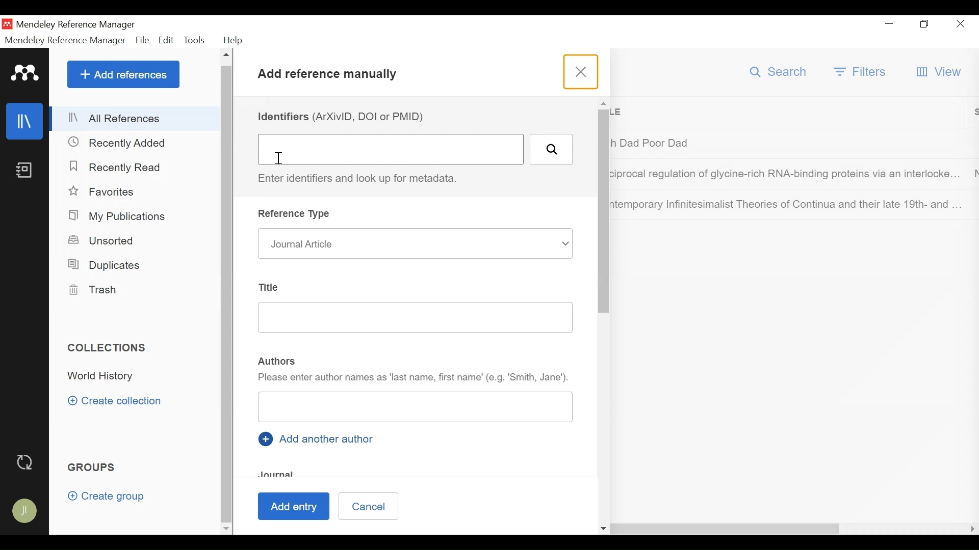  Describe the element at coordinates (390, 151) in the screenshot. I see `Identifiers ` at that location.